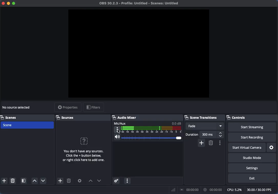 The height and width of the screenshot is (194, 278). I want to click on Scene transitions, so click(204, 117).